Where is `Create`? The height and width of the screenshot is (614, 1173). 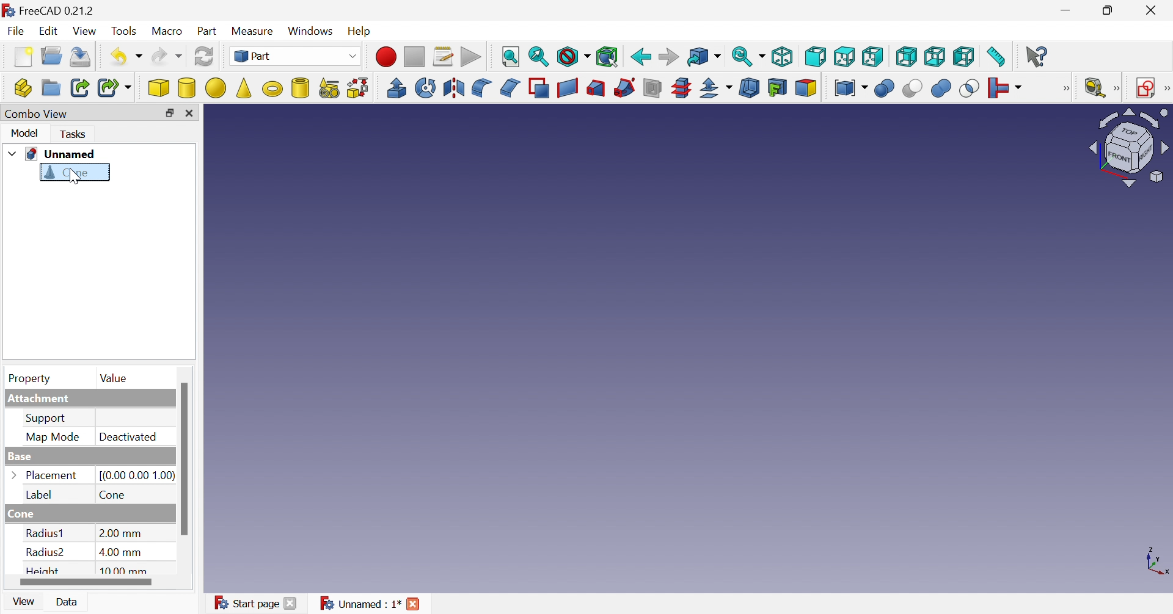
Create is located at coordinates (300, 87).